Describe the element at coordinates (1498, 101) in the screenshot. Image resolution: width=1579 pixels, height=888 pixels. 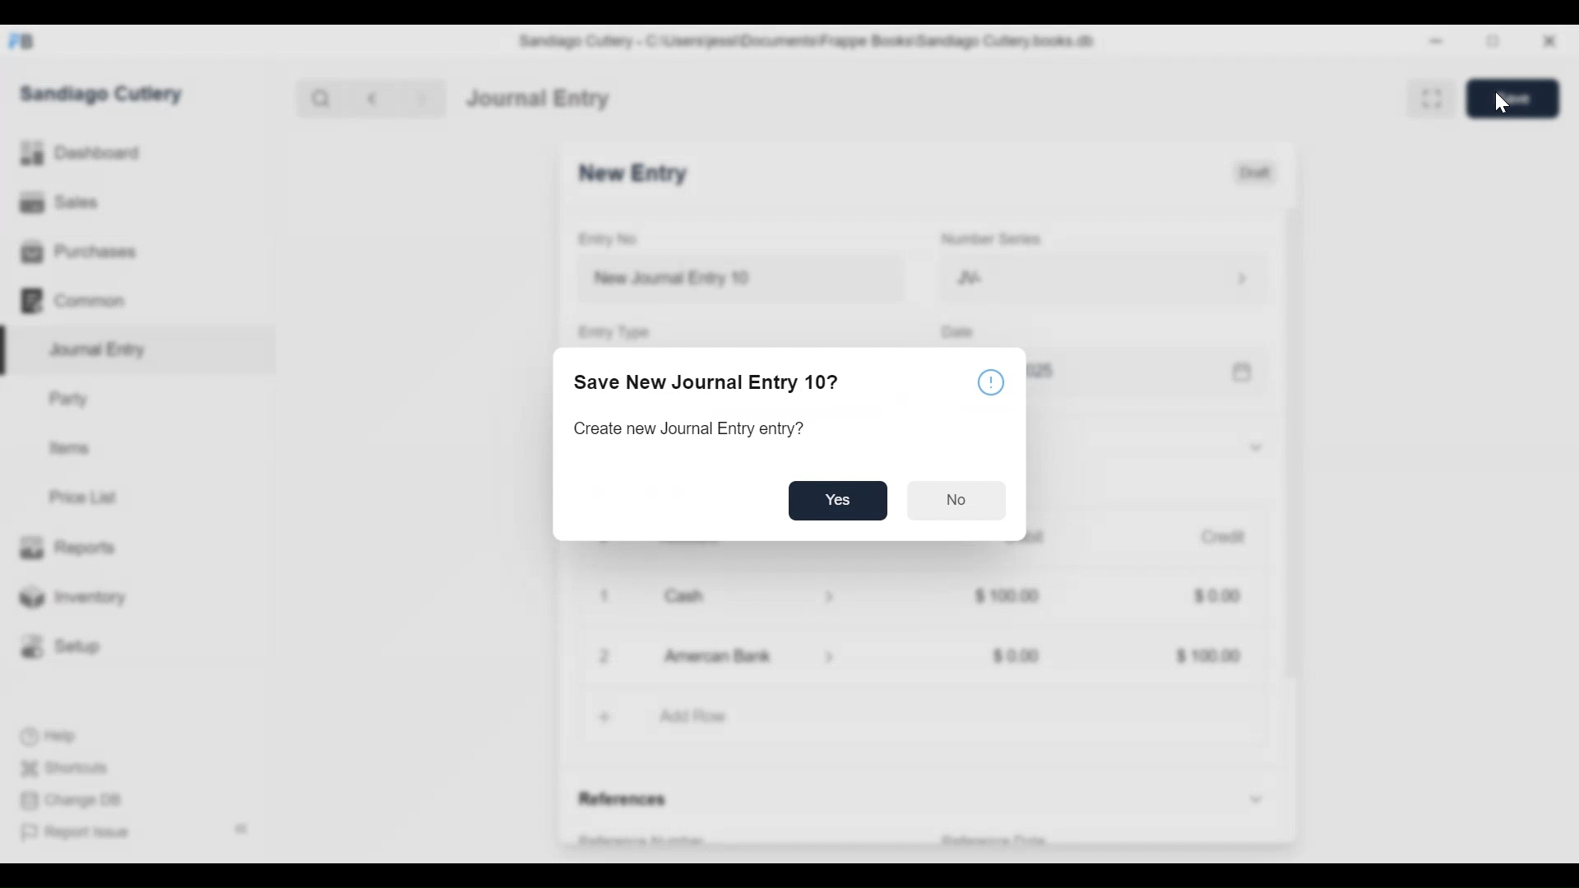
I see `cursor` at that location.